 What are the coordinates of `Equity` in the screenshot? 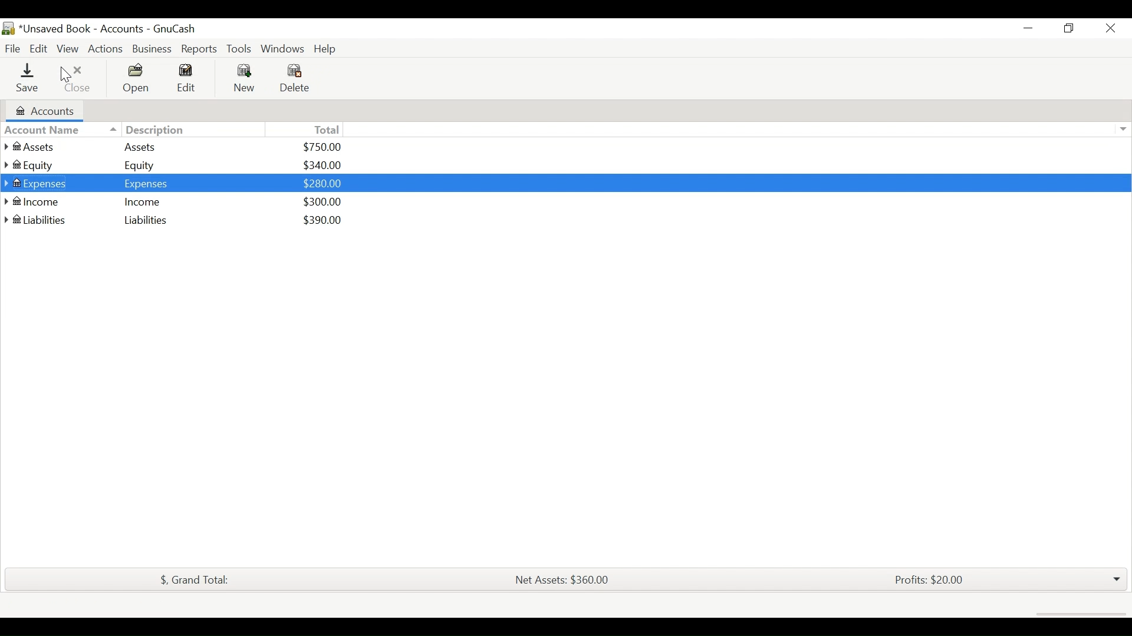 It's located at (147, 165).